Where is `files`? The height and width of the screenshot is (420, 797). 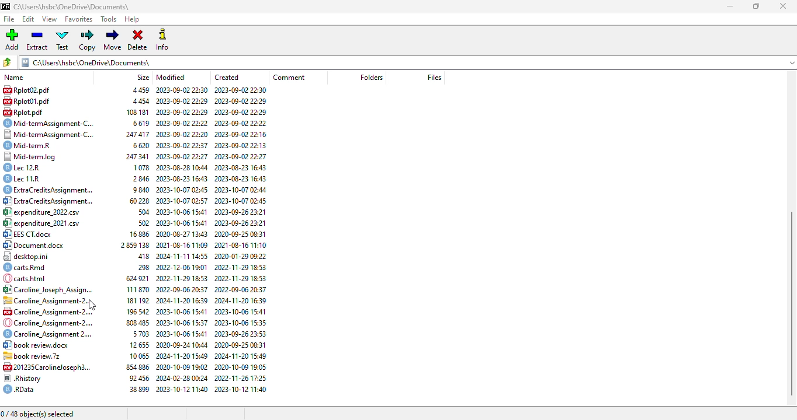
files is located at coordinates (435, 77).